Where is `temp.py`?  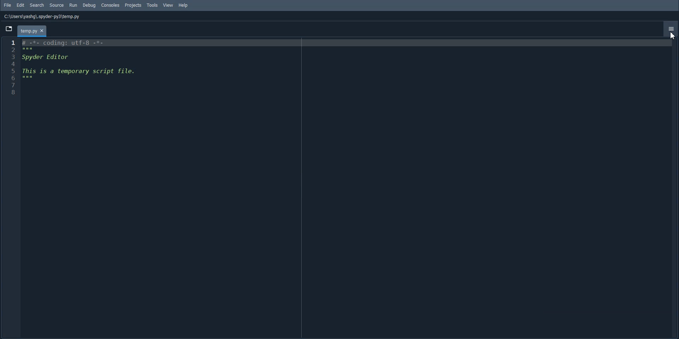 temp.py is located at coordinates (31, 30).